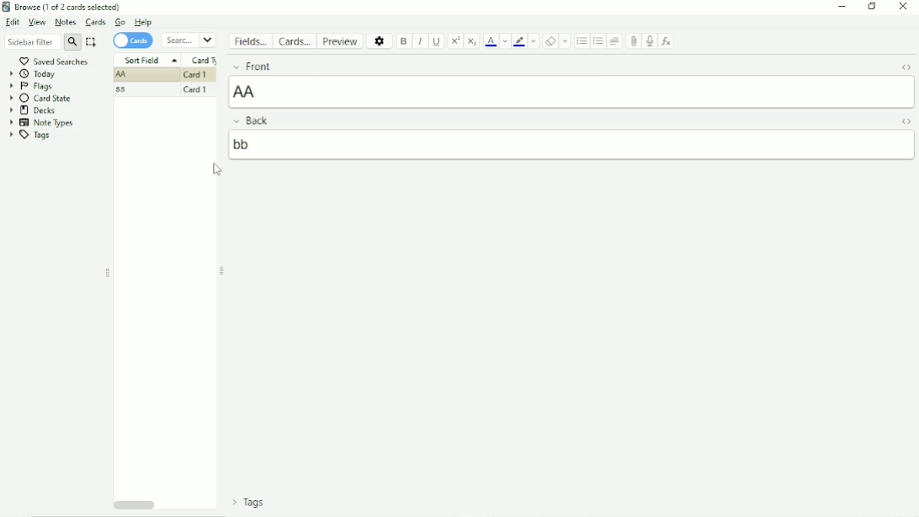 The width and height of the screenshot is (919, 517). What do you see at coordinates (491, 41) in the screenshot?
I see `Text color` at bounding box center [491, 41].